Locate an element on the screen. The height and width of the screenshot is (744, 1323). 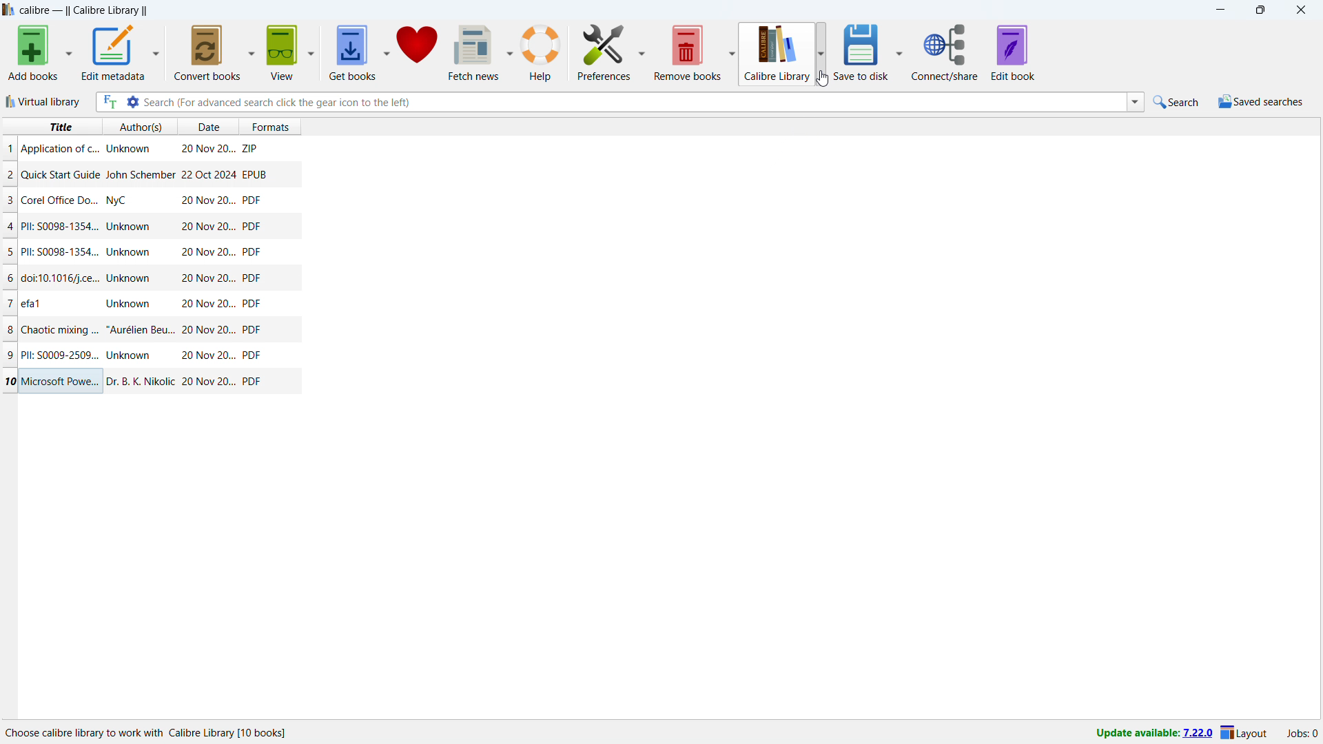
formats is located at coordinates (276, 125).